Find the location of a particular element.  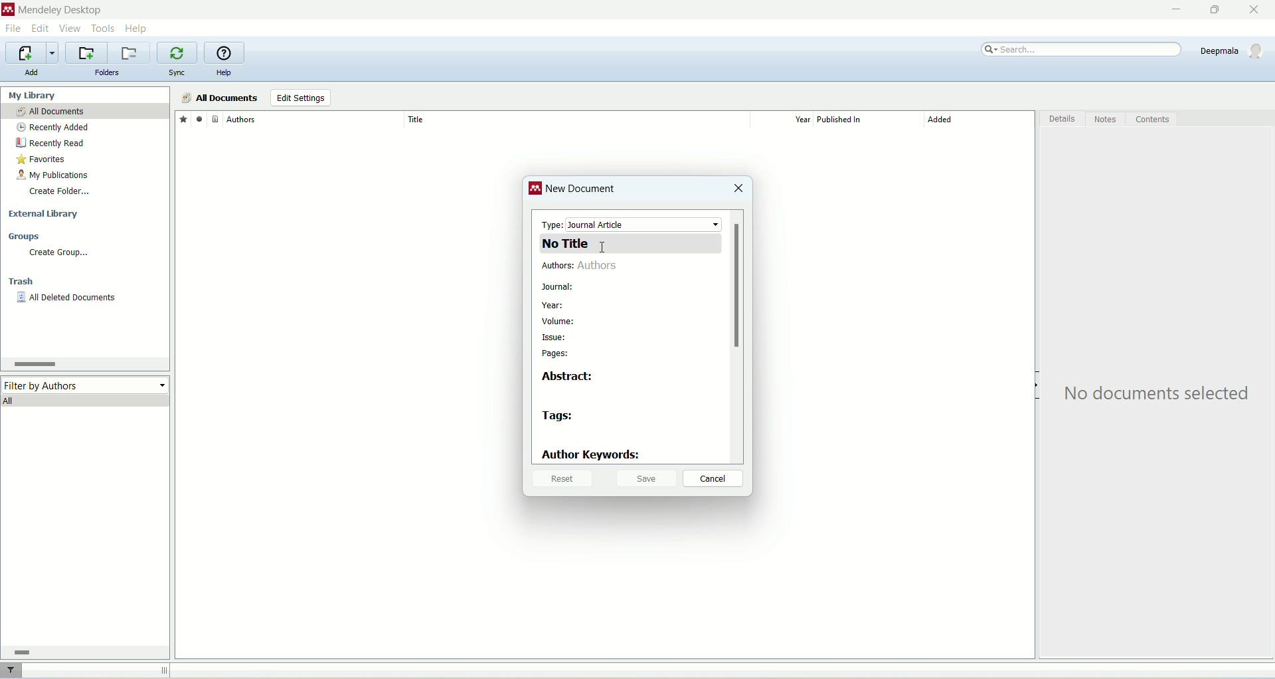

content is located at coordinates (1152, 120).